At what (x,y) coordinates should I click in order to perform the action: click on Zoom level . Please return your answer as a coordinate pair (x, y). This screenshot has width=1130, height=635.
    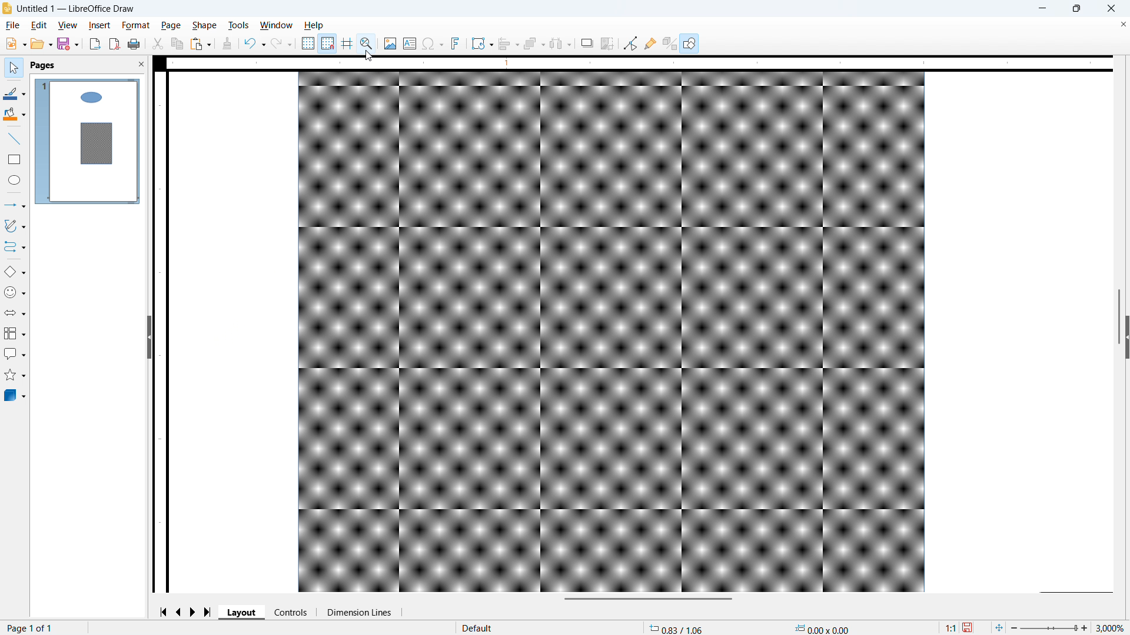
    Looking at the image, I should click on (1112, 627).